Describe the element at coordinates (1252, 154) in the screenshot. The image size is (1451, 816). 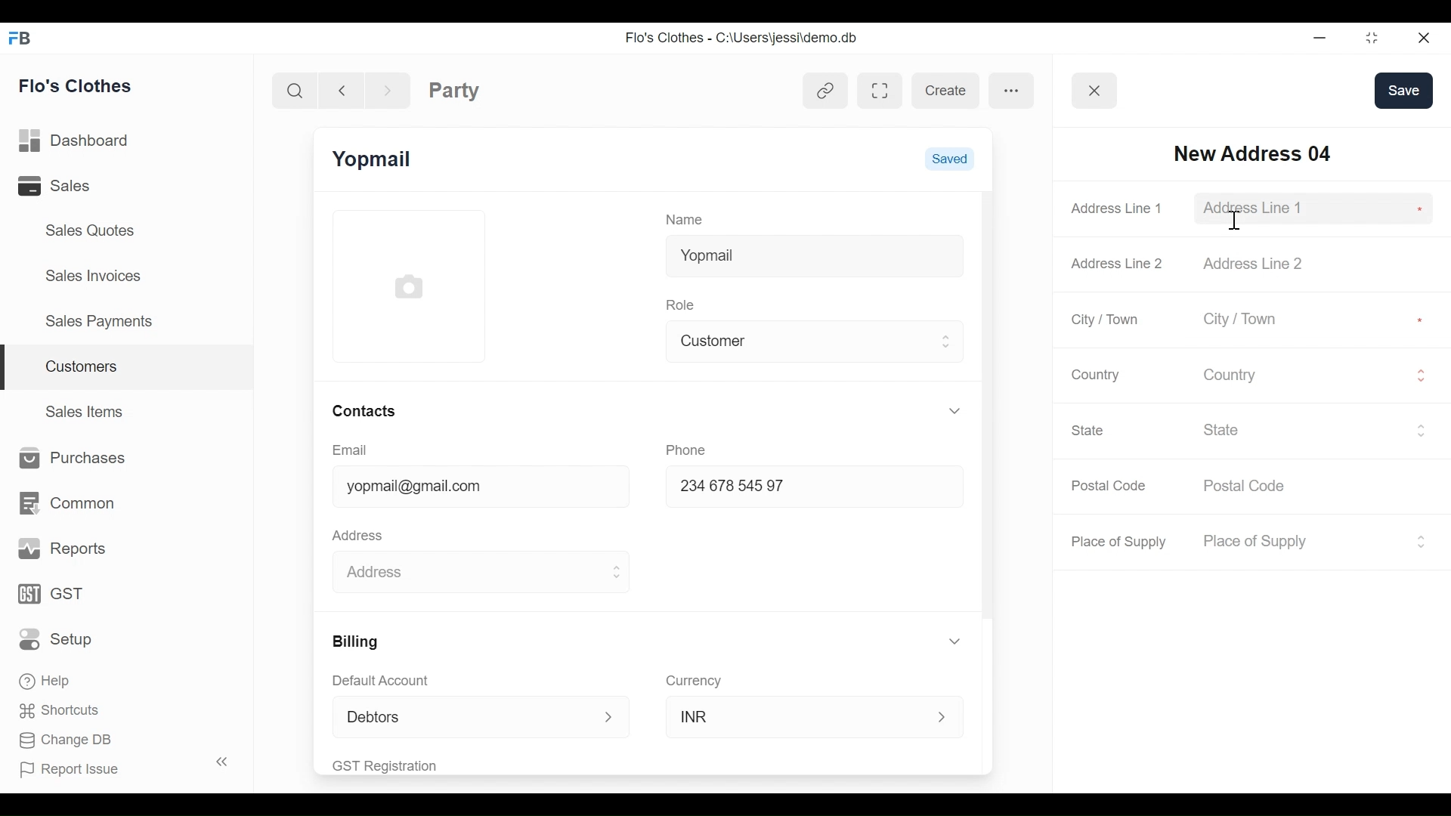
I see `INew Address 04` at that location.